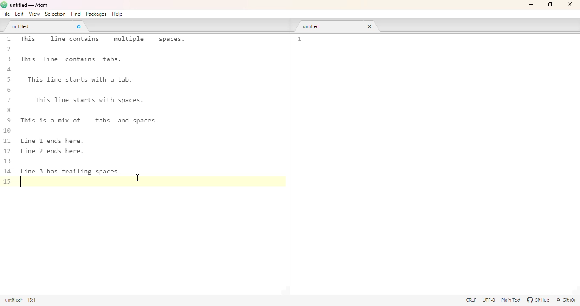 This screenshot has width=580, height=306. Describe the element at coordinates (118, 14) in the screenshot. I see `help` at that location.